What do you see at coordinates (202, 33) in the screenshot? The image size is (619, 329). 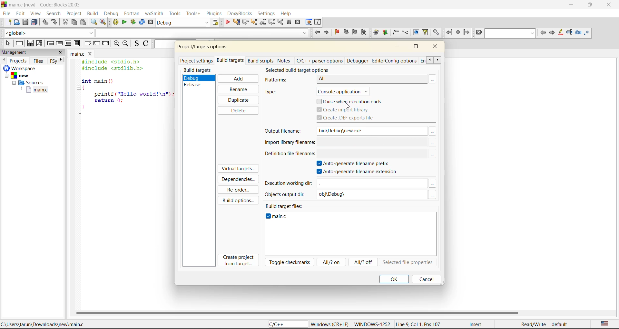 I see `Code Completion Search` at bounding box center [202, 33].